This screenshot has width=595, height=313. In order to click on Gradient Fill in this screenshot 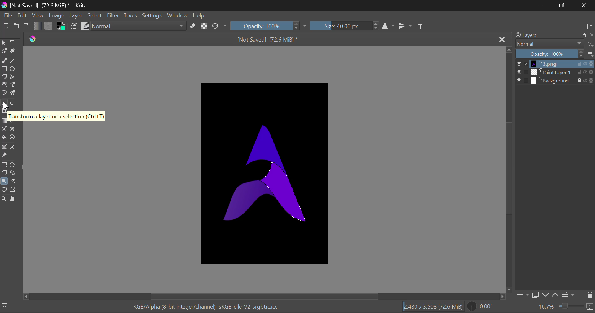, I will do `click(4, 121)`.